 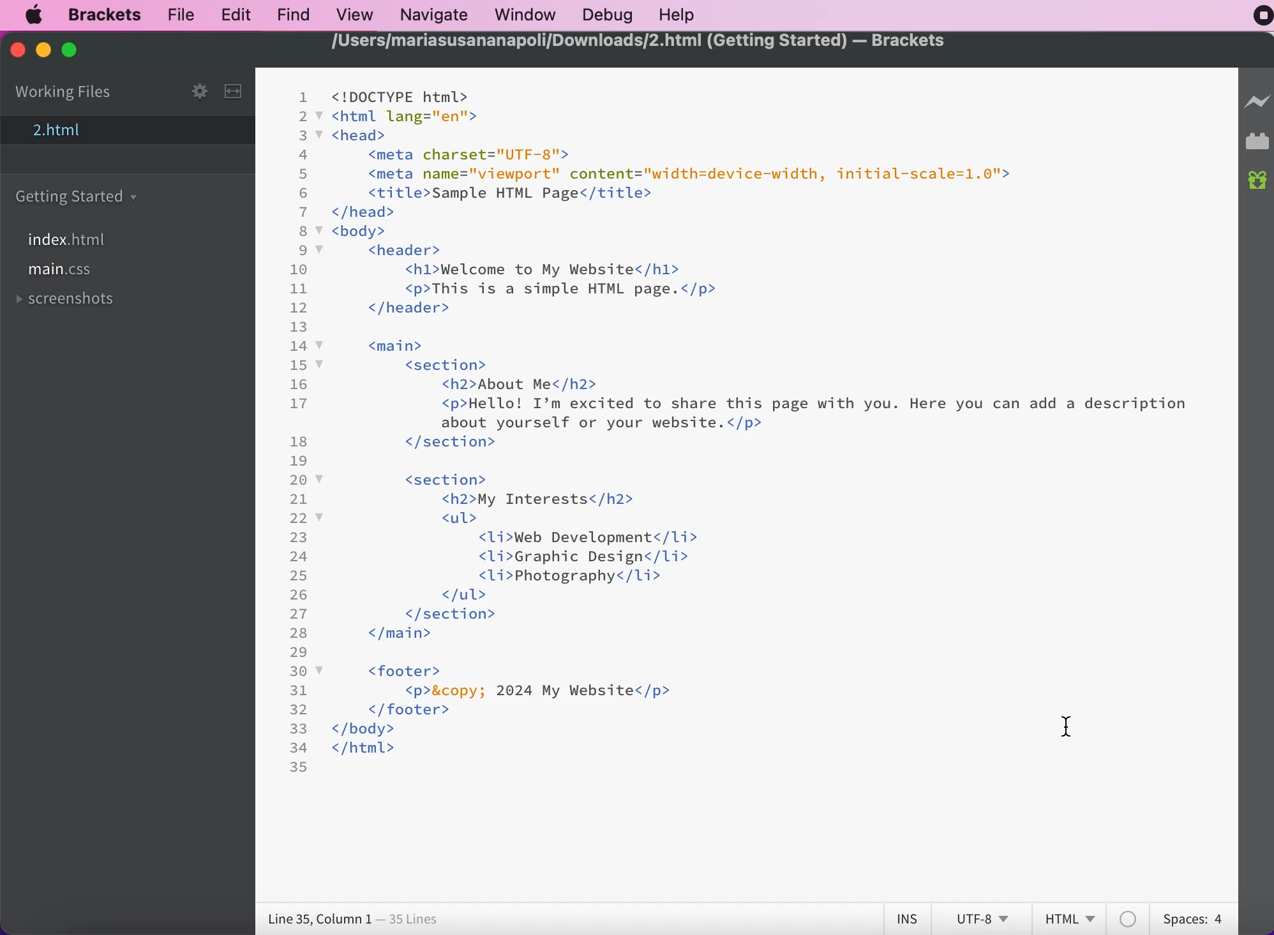 What do you see at coordinates (1255, 102) in the screenshot?
I see `live preview` at bounding box center [1255, 102].